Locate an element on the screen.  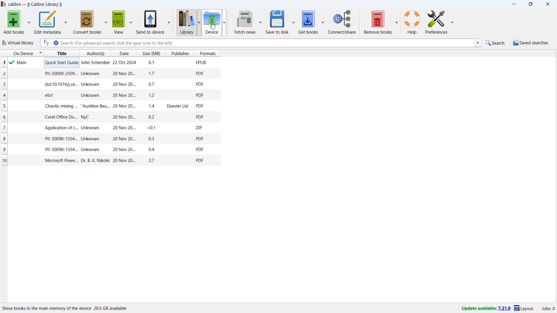
quick search is located at coordinates (496, 43).